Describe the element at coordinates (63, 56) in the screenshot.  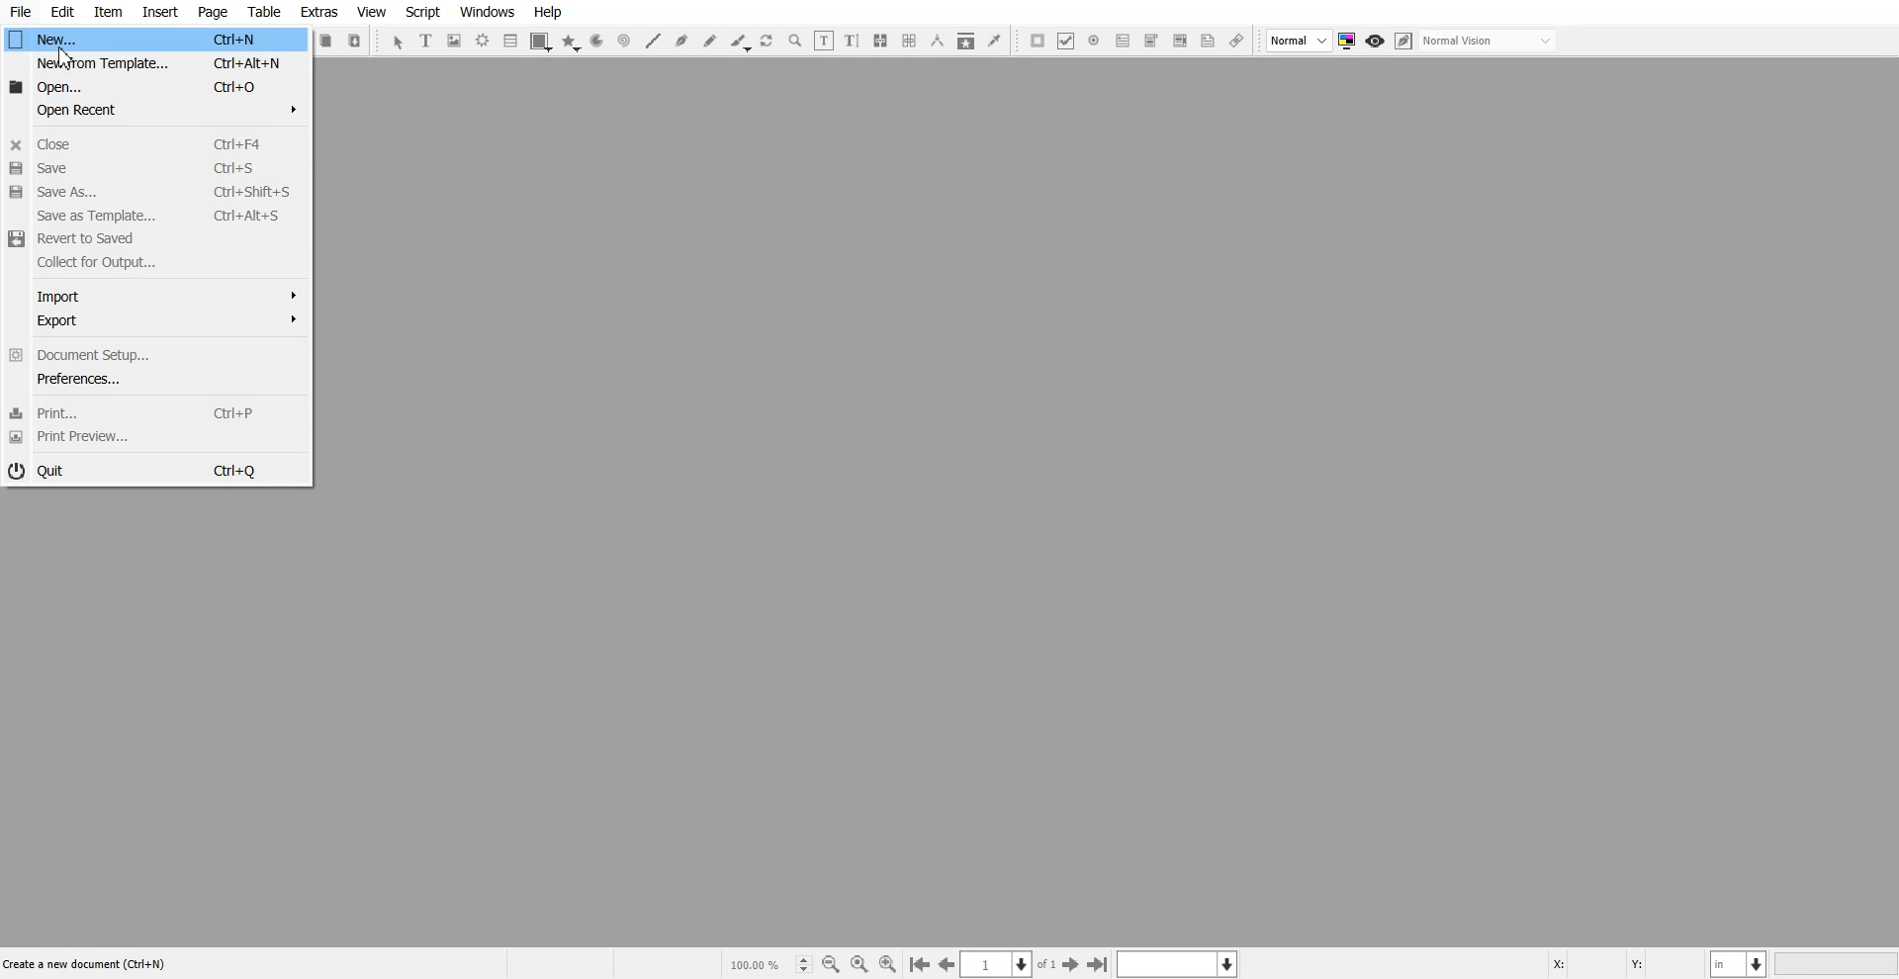
I see `Cursor` at that location.